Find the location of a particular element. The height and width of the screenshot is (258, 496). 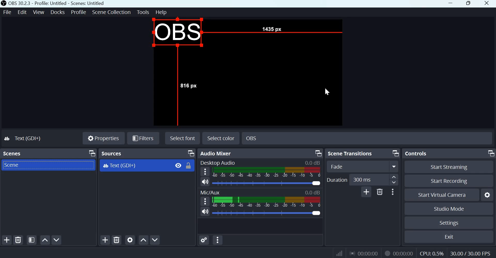

Studio mode is located at coordinates (449, 209).